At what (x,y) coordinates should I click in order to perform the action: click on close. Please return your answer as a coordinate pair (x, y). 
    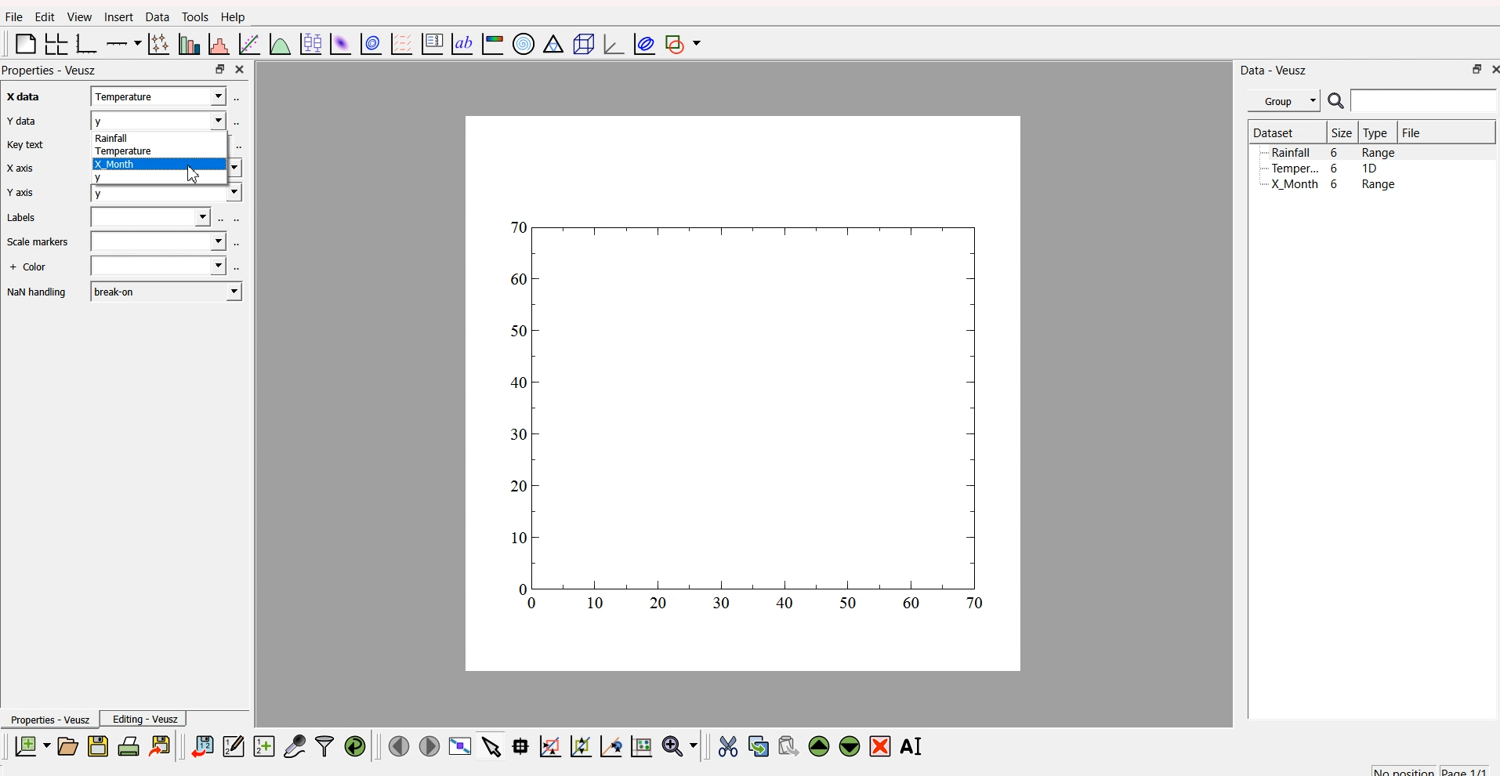
    Looking at the image, I should click on (1492, 71).